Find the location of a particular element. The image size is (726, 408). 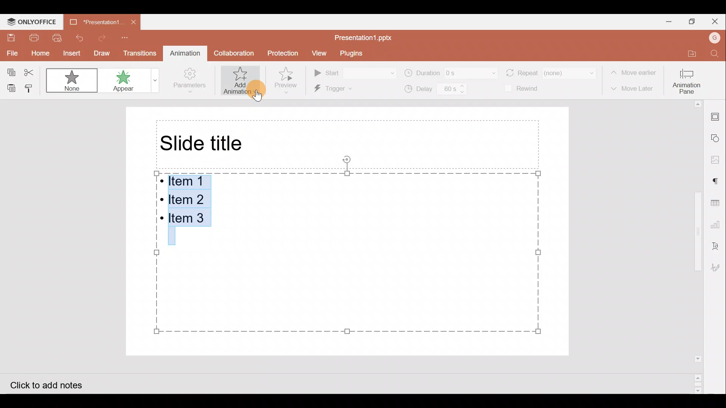

Slide title is located at coordinates (204, 143).